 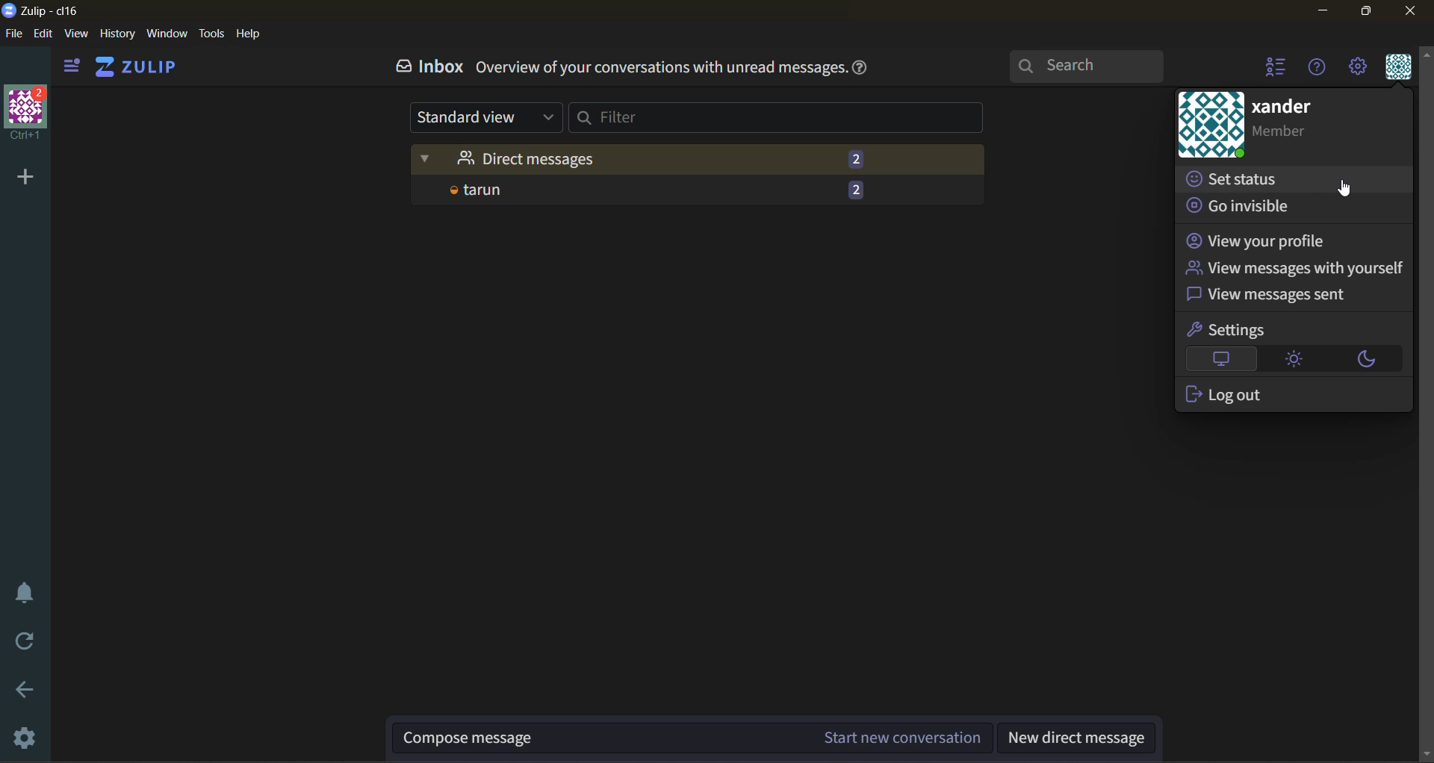 What do you see at coordinates (214, 34) in the screenshot?
I see `tools` at bounding box center [214, 34].